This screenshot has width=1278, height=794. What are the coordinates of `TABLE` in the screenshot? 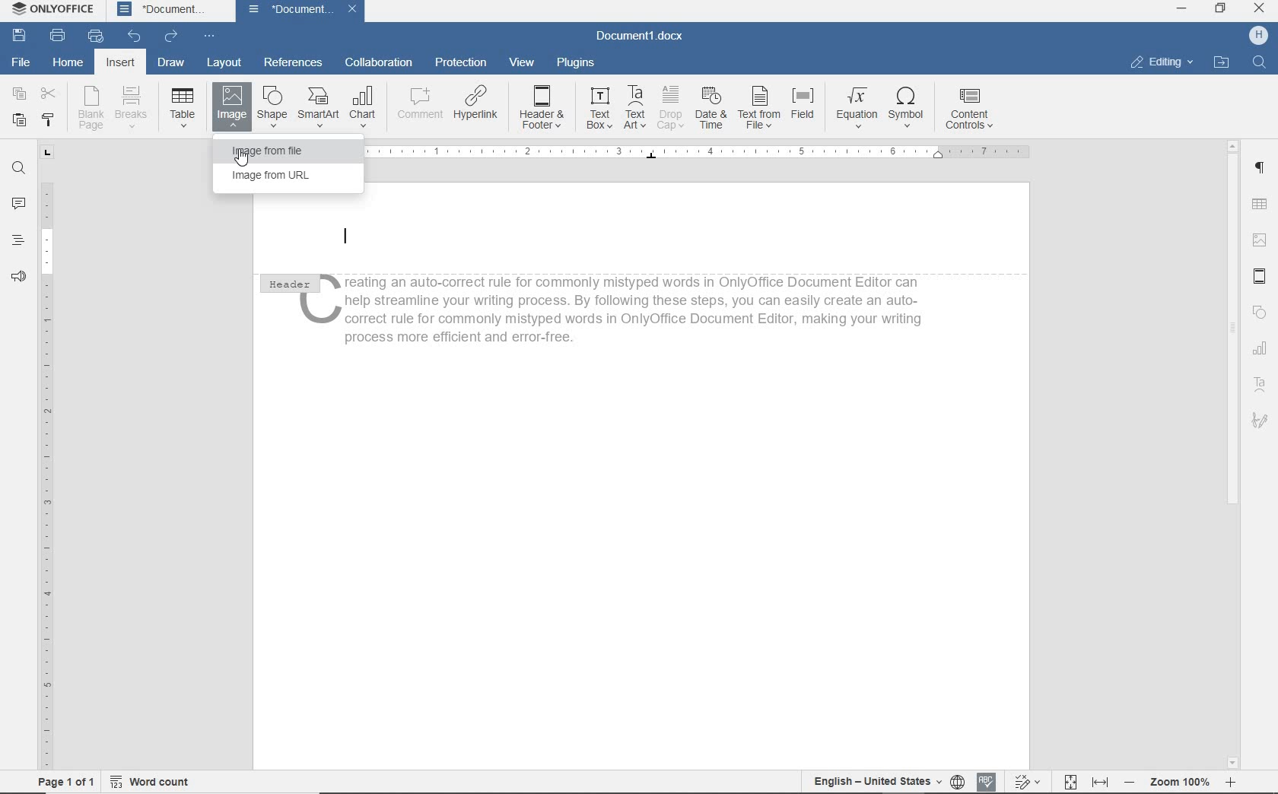 It's located at (183, 110).